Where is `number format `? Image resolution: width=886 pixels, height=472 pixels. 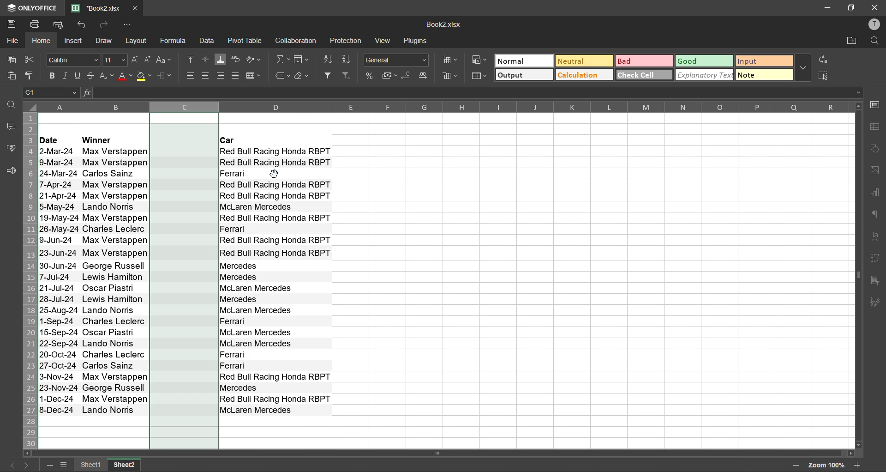
number format  is located at coordinates (395, 60).